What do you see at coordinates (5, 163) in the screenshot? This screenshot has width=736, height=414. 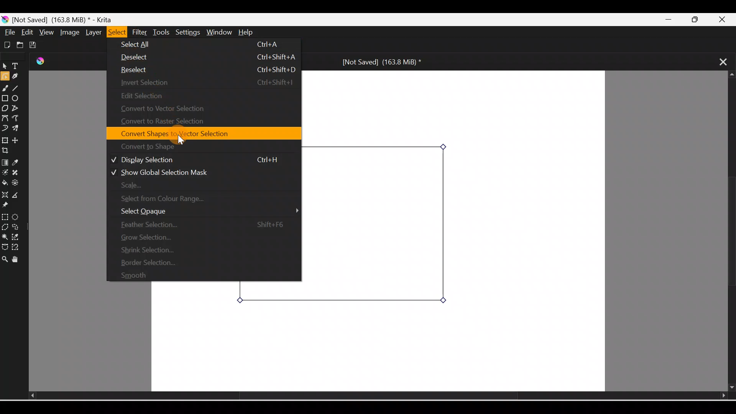 I see `Draw a gradient` at bounding box center [5, 163].